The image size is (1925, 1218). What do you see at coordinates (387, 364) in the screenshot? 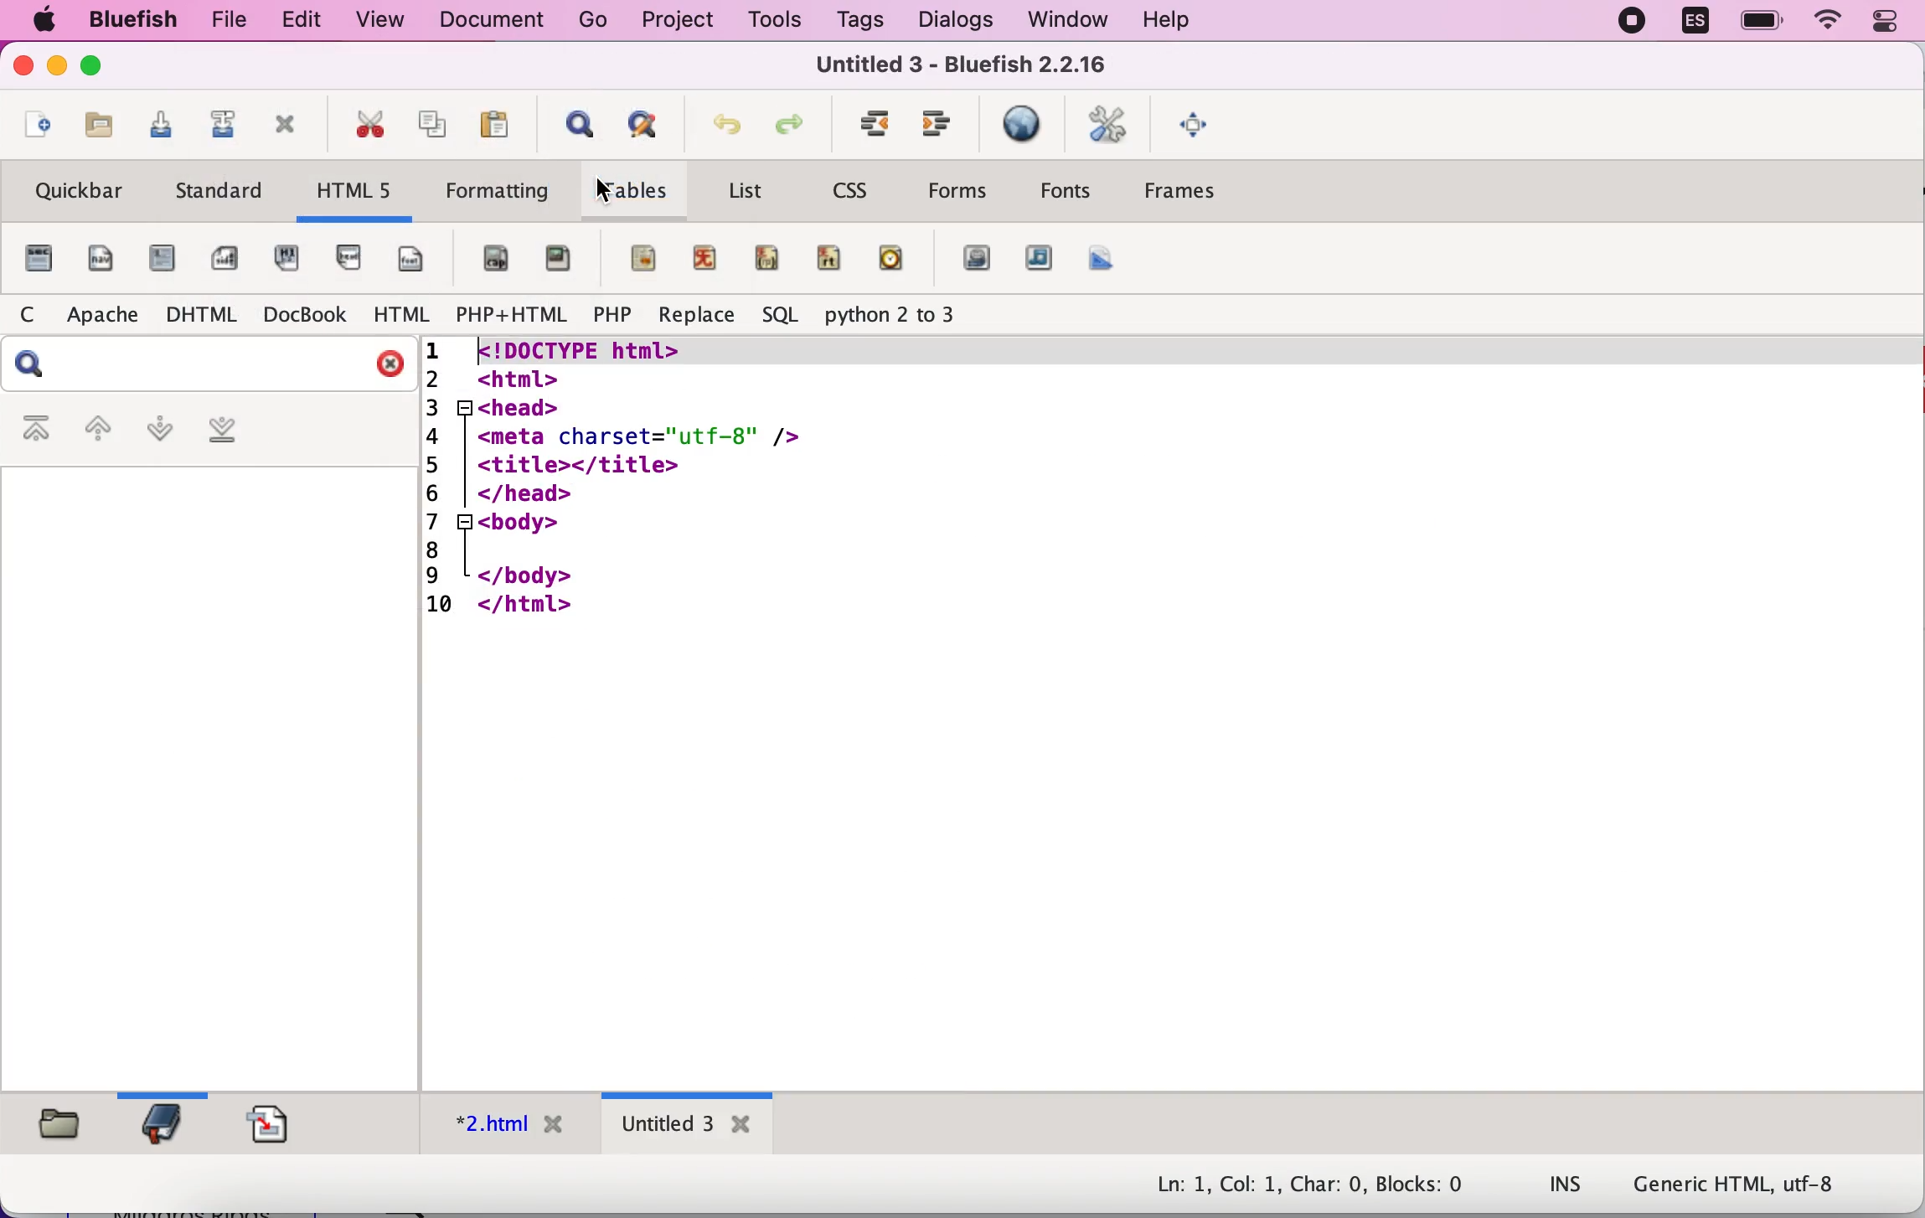
I see `close` at bounding box center [387, 364].